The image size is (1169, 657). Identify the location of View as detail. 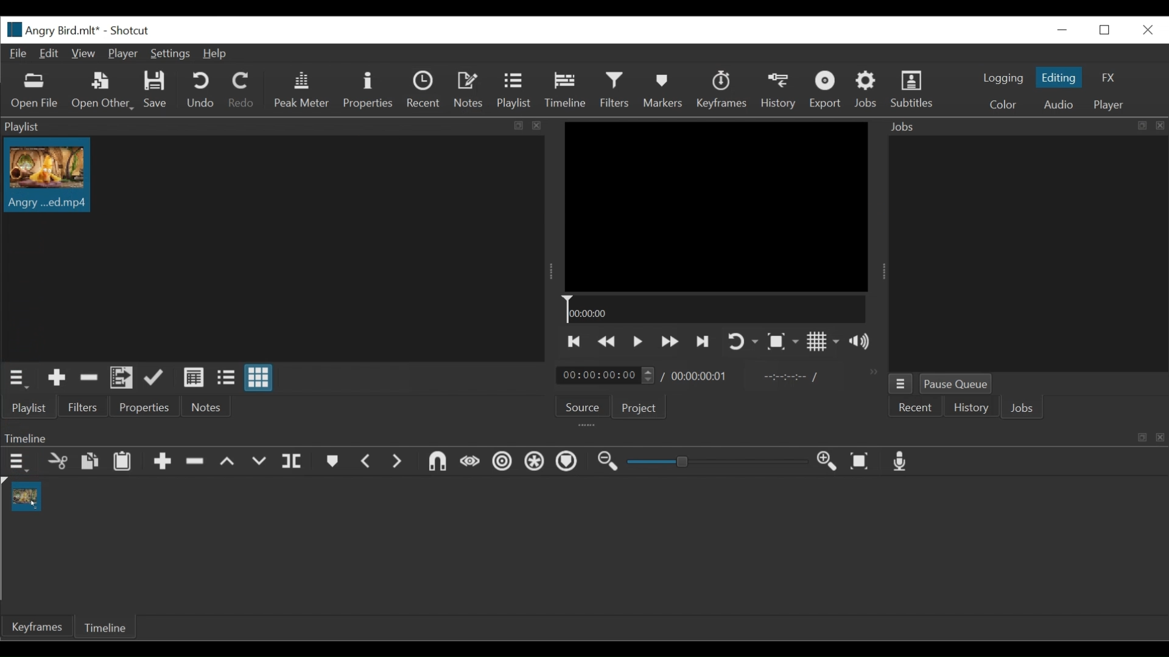
(193, 378).